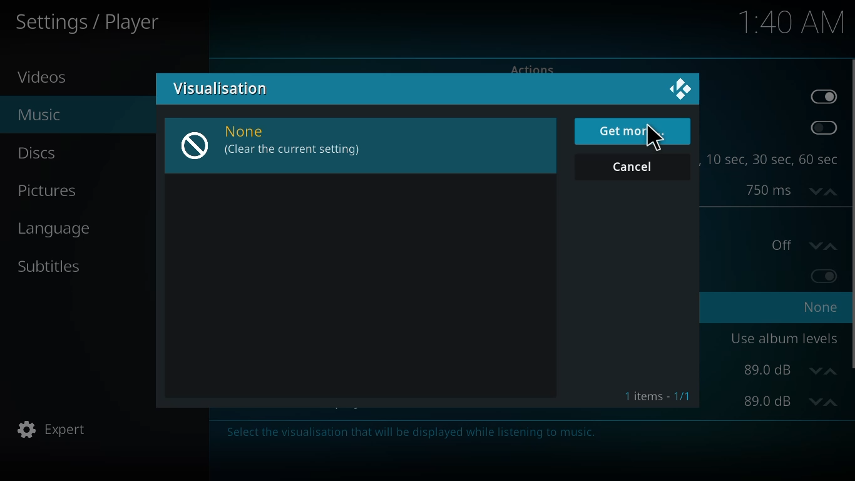  What do you see at coordinates (38, 113) in the screenshot?
I see `music` at bounding box center [38, 113].